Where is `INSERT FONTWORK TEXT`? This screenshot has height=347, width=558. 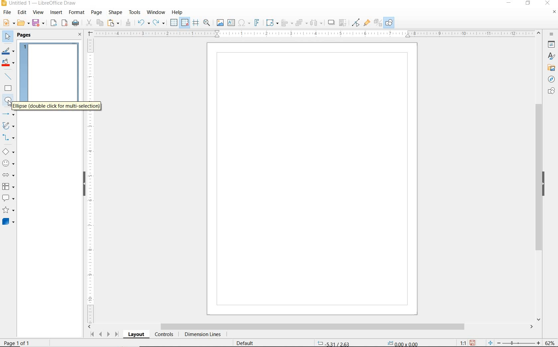 INSERT FONTWORK TEXT is located at coordinates (256, 23).